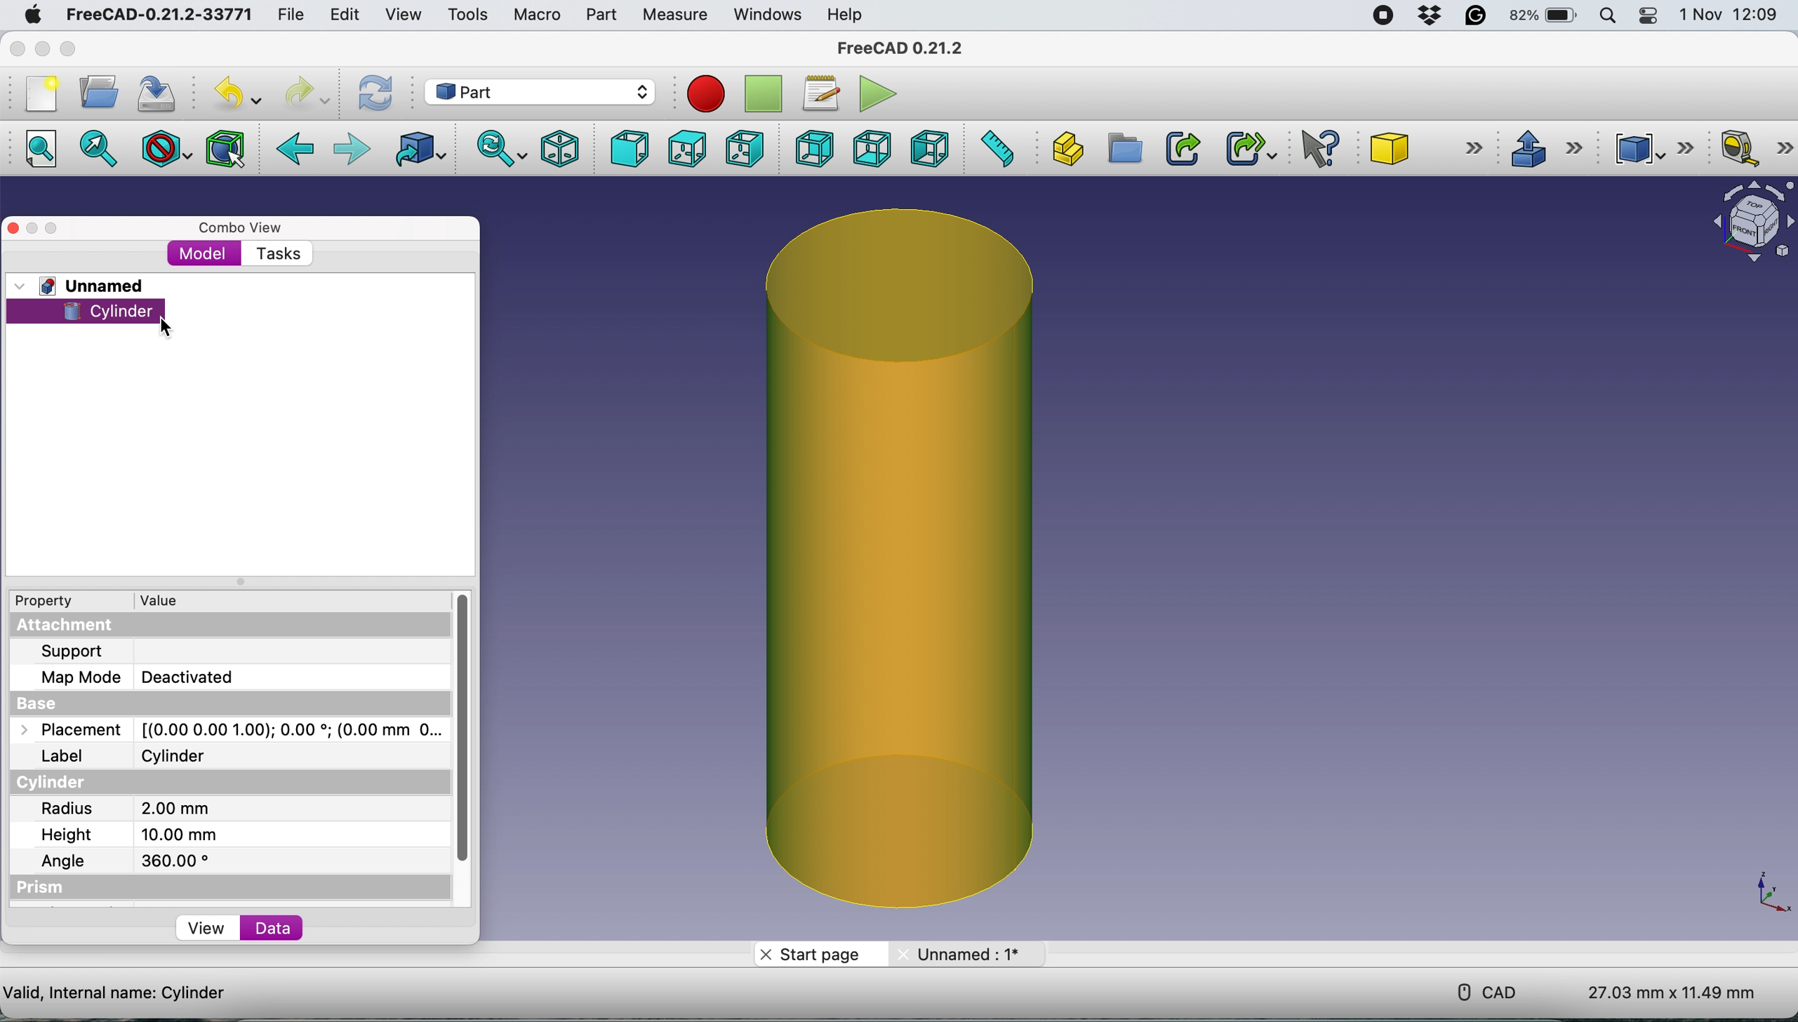 This screenshot has width=1798, height=1022. I want to click on tools, so click(472, 15).